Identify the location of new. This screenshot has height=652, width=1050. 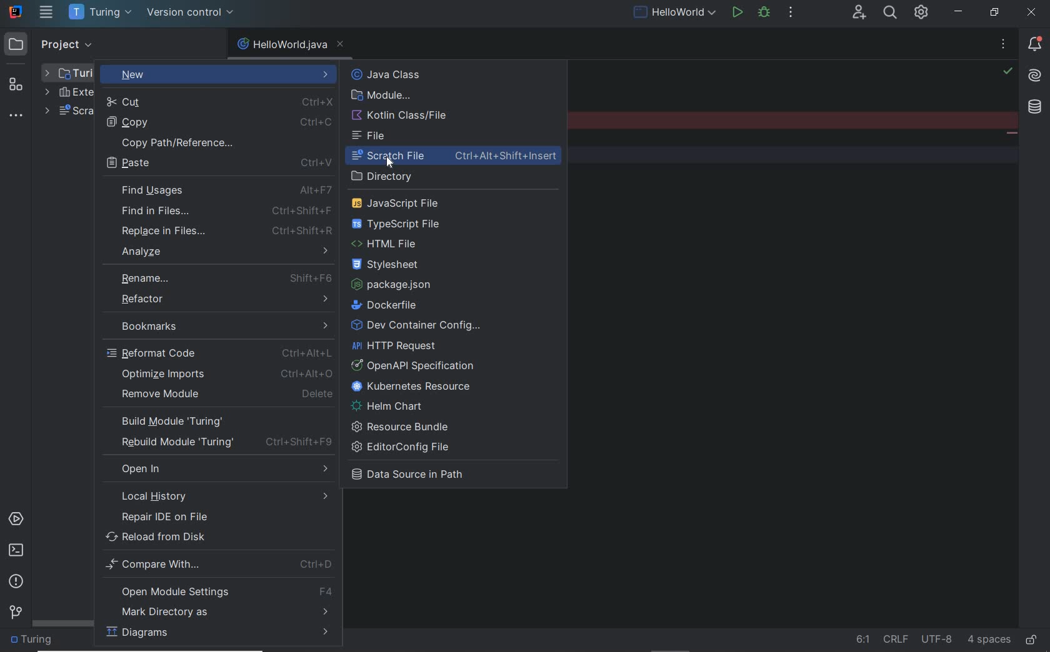
(219, 74).